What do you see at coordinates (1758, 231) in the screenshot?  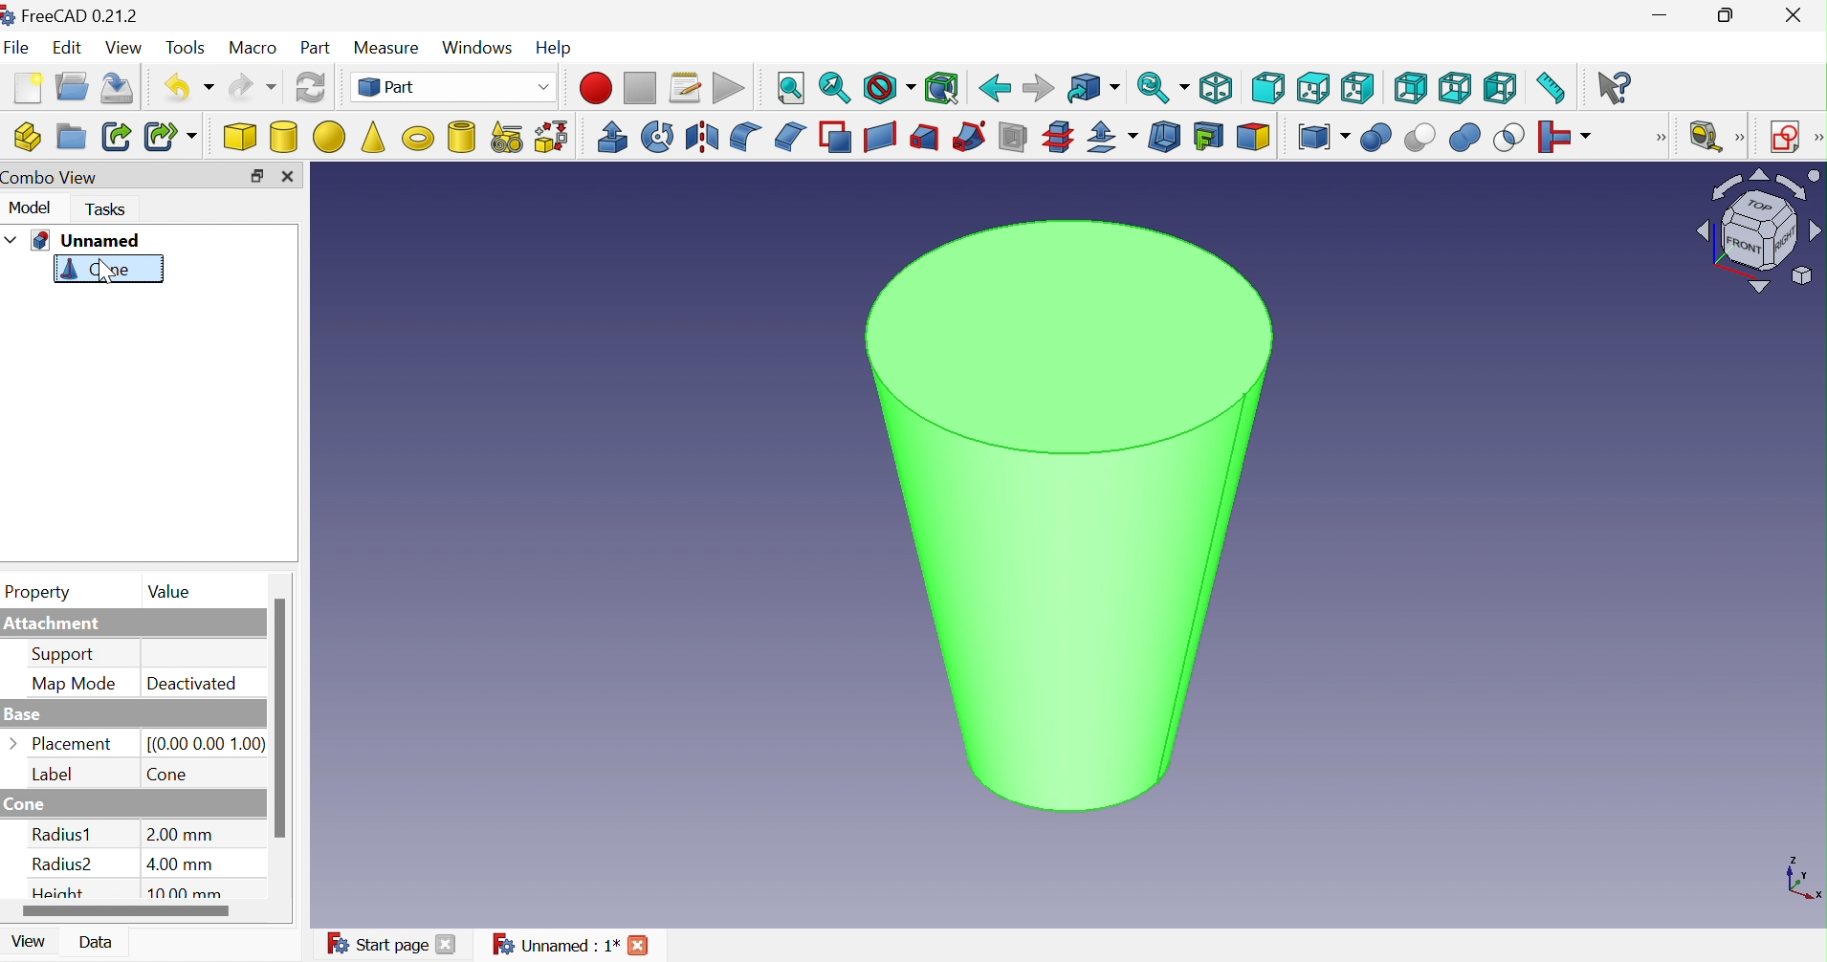 I see `Workbench layout` at bounding box center [1758, 231].